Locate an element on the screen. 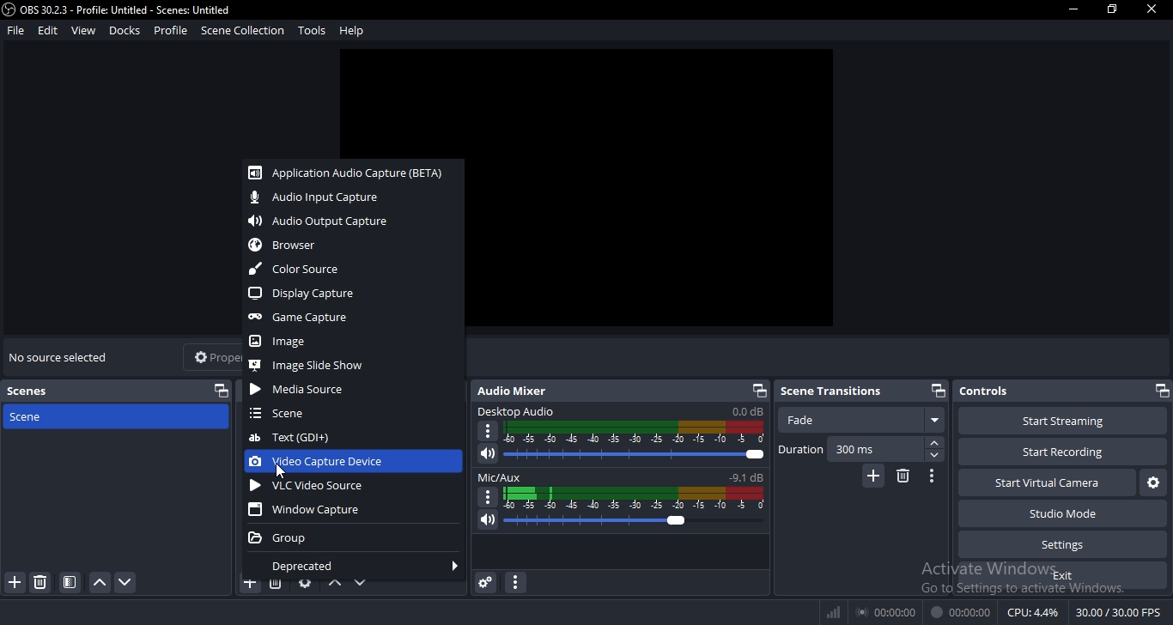  scene is located at coordinates (283, 414).